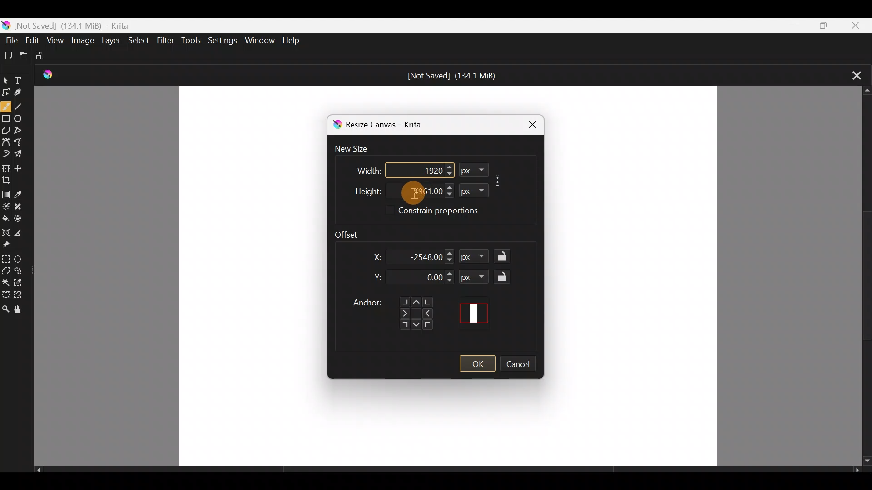  What do you see at coordinates (259, 39) in the screenshot?
I see `Window` at bounding box center [259, 39].